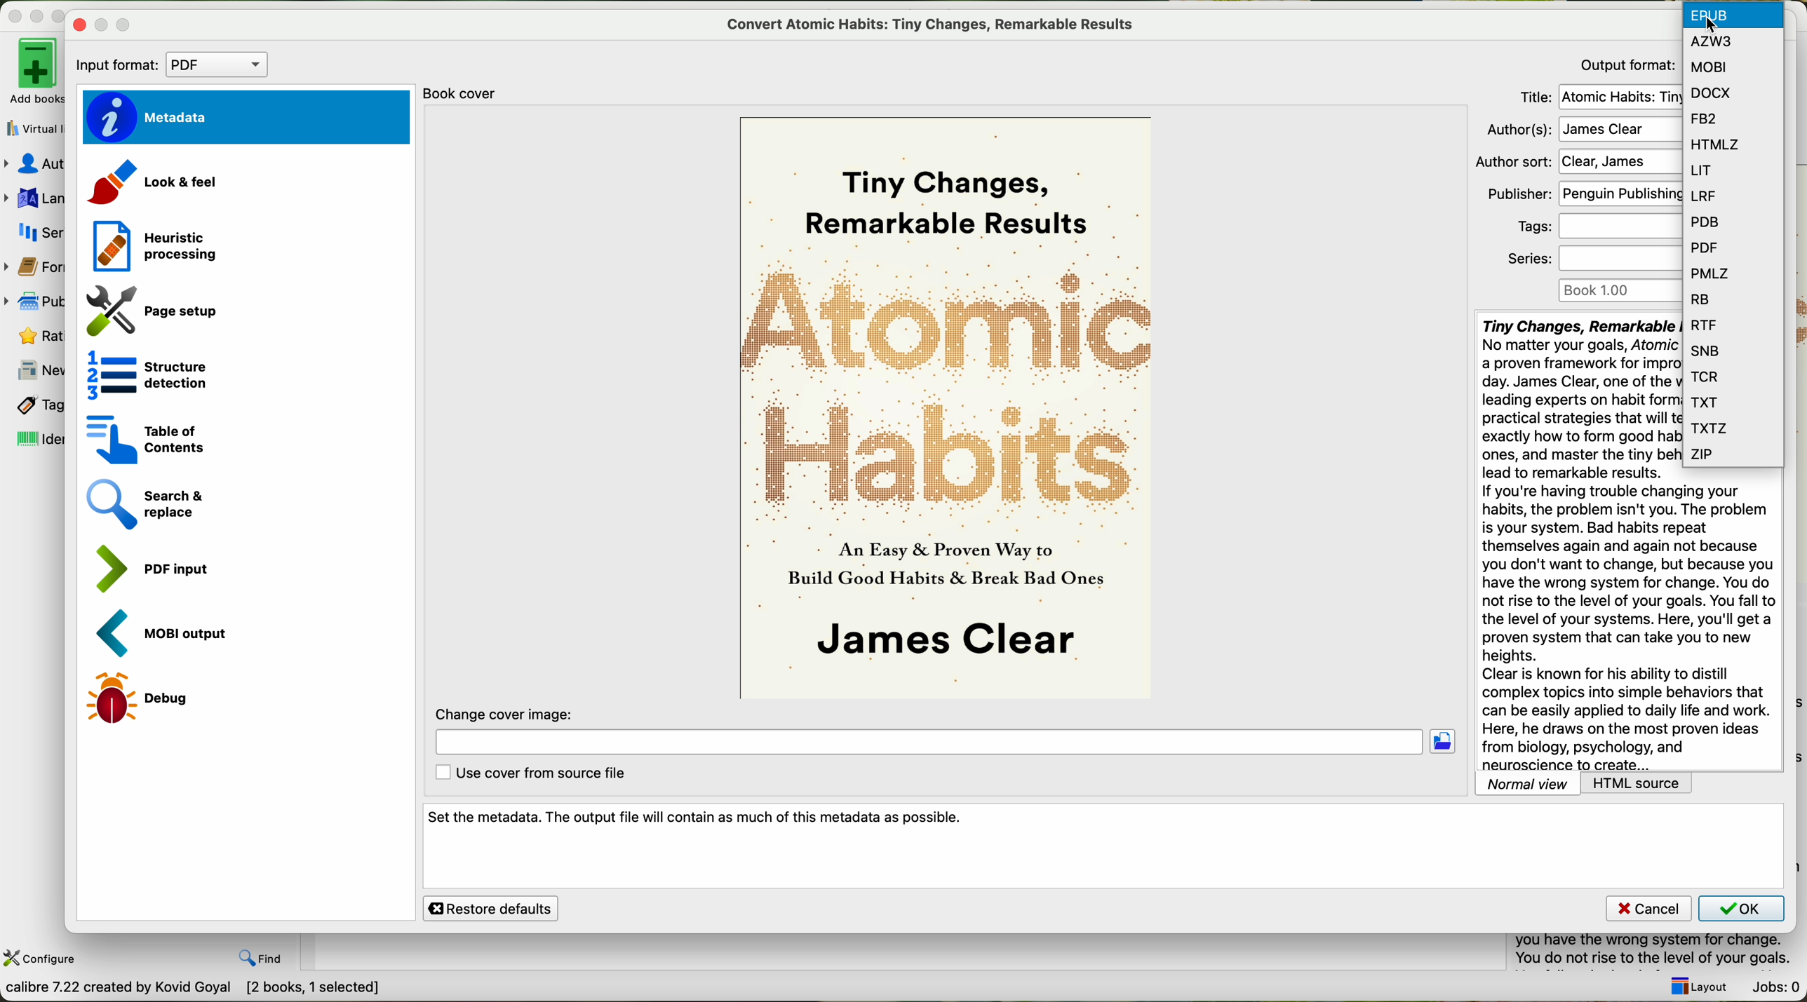 This screenshot has width=1807, height=1002. I want to click on author(s), so click(1585, 130).